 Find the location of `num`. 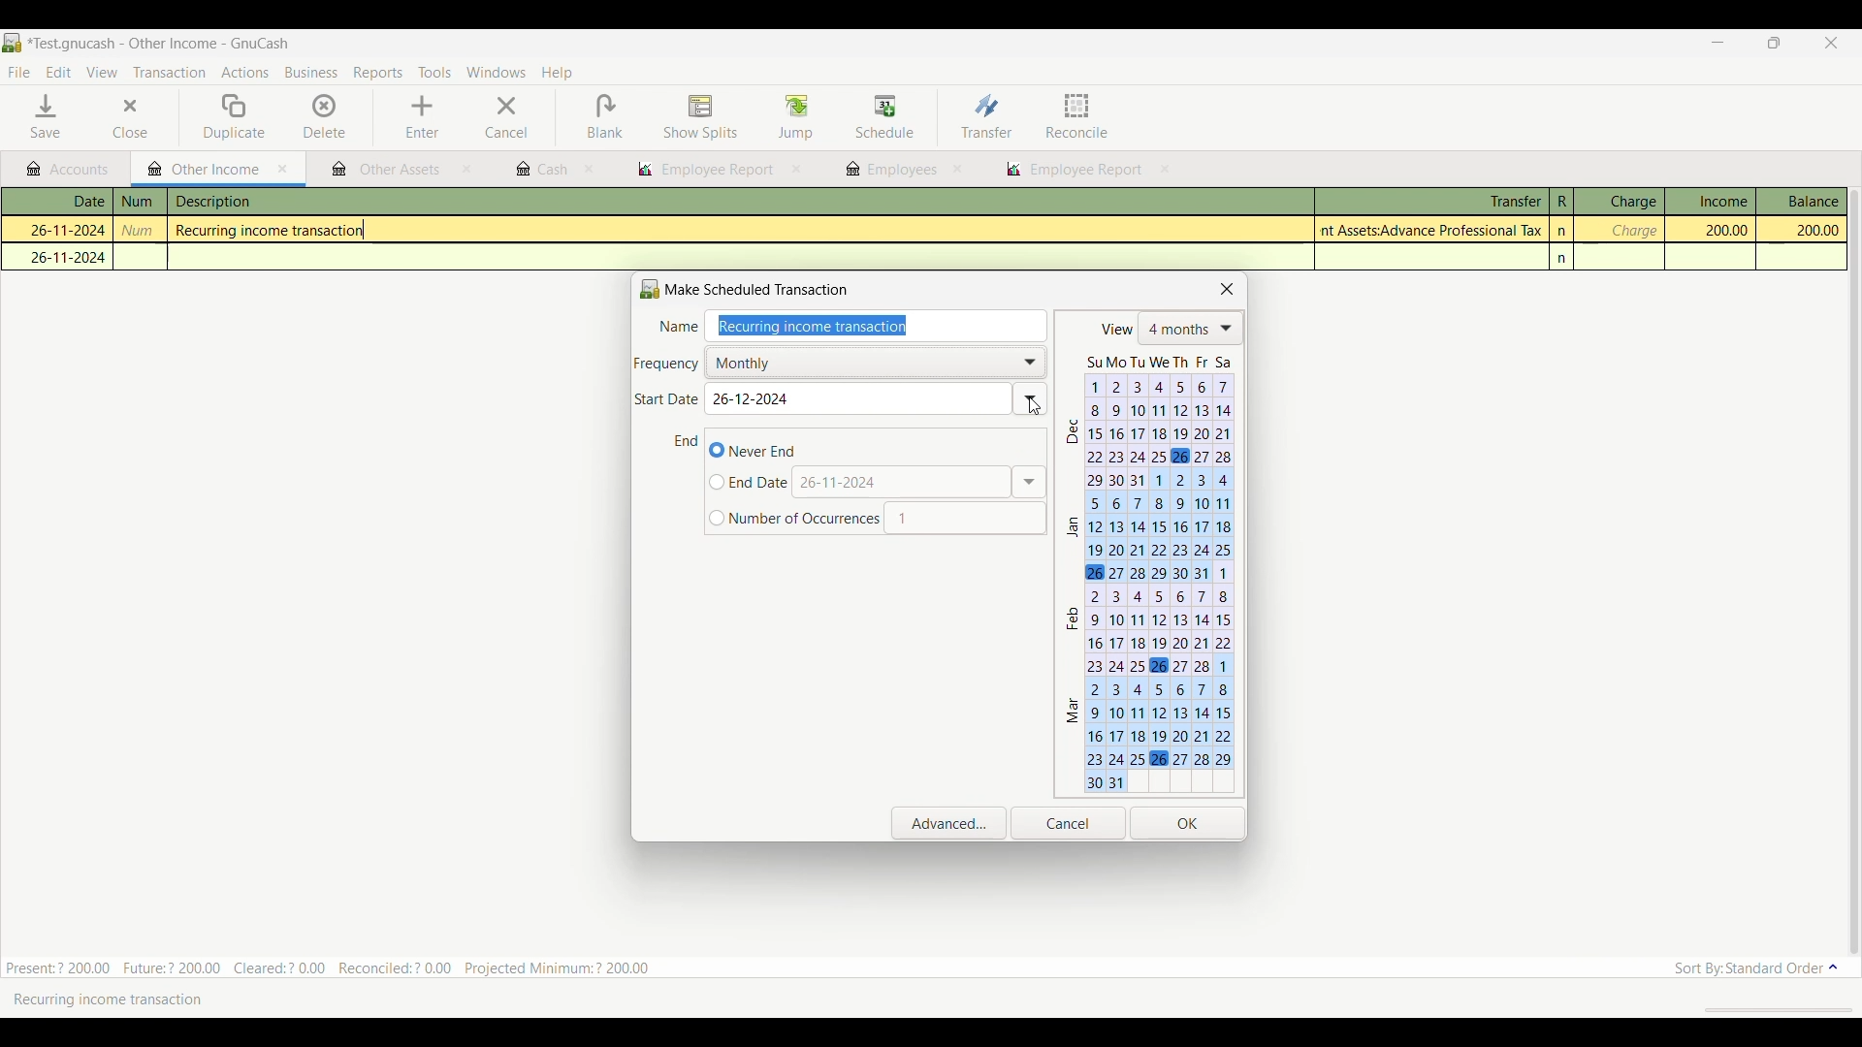

num is located at coordinates (140, 202).